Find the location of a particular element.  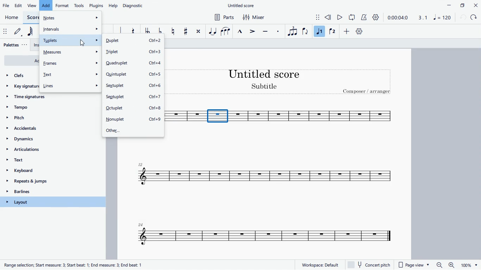

view is located at coordinates (32, 6).